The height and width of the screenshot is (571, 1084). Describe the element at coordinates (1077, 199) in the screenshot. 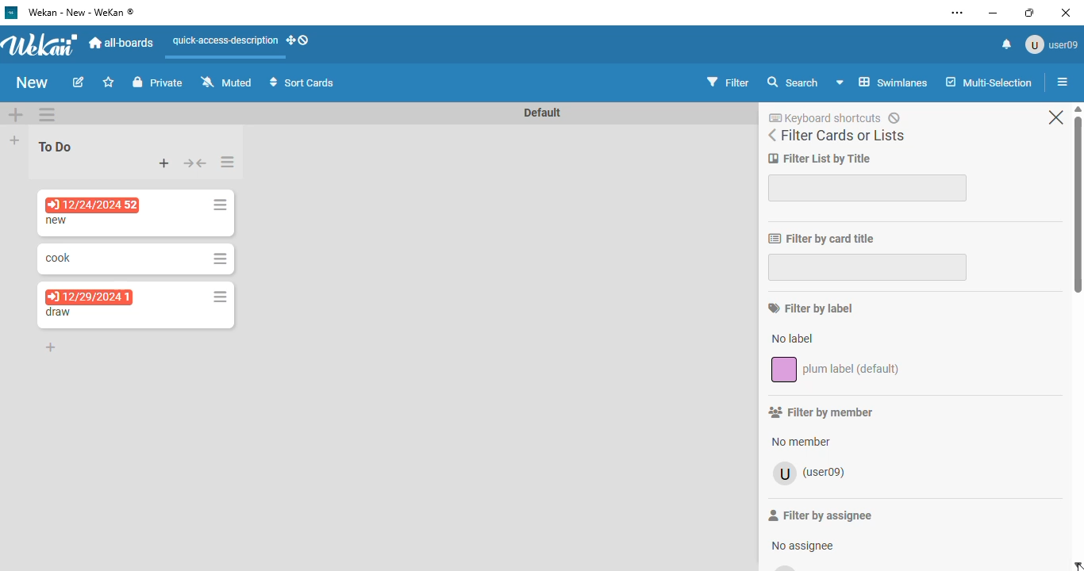

I see `vertical scroll bar` at that location.